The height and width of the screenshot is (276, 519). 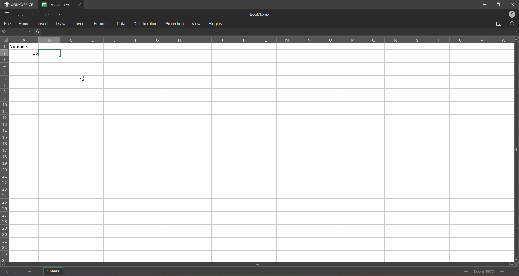 I want to click on protection, so click(x=174, y=23).